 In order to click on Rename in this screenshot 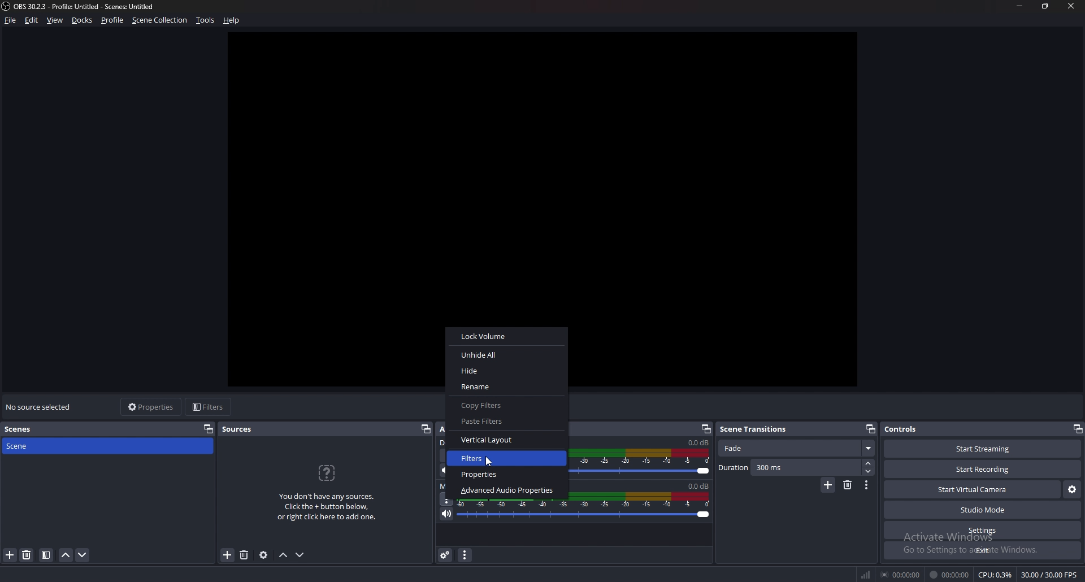, I will do `click(484, 387)`.